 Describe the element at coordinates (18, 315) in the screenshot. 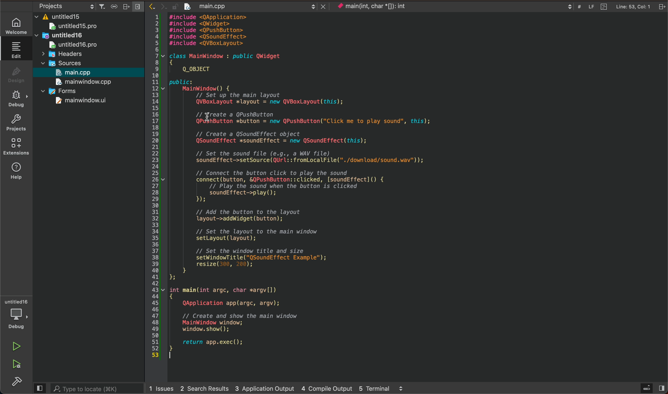

I see `debugger` at that location.